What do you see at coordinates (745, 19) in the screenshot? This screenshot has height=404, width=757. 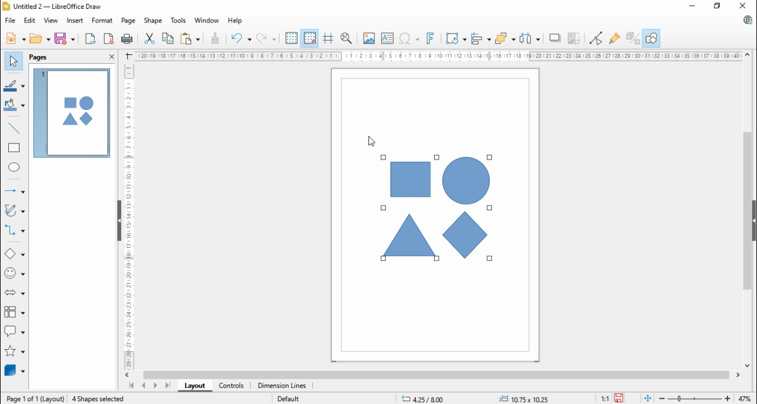 I see `libre office update` at bounding box center [745, 19].